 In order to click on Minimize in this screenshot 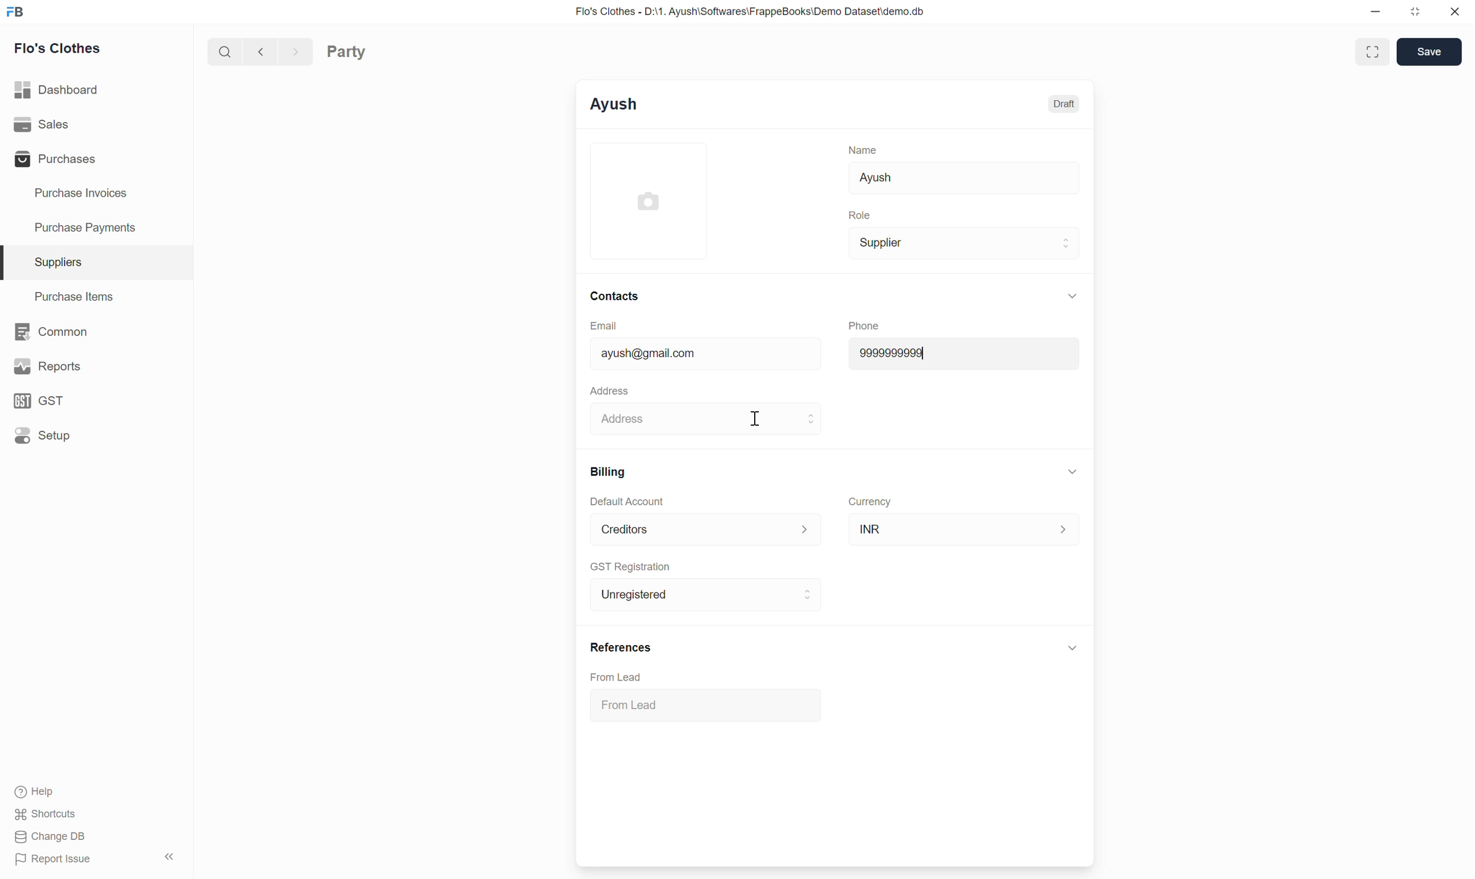, I will do `click(1375, 11)`.